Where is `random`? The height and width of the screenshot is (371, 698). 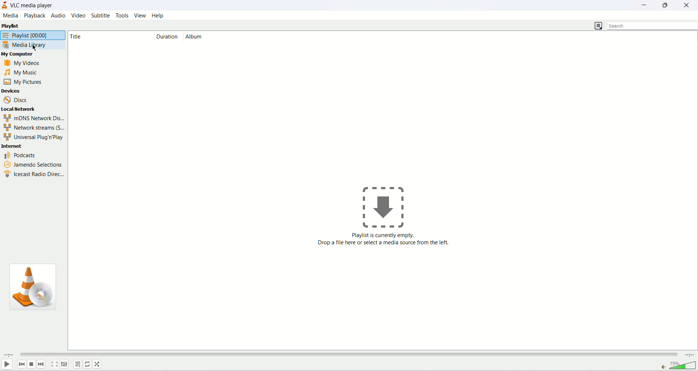 random is located at coordinates (97, 364).